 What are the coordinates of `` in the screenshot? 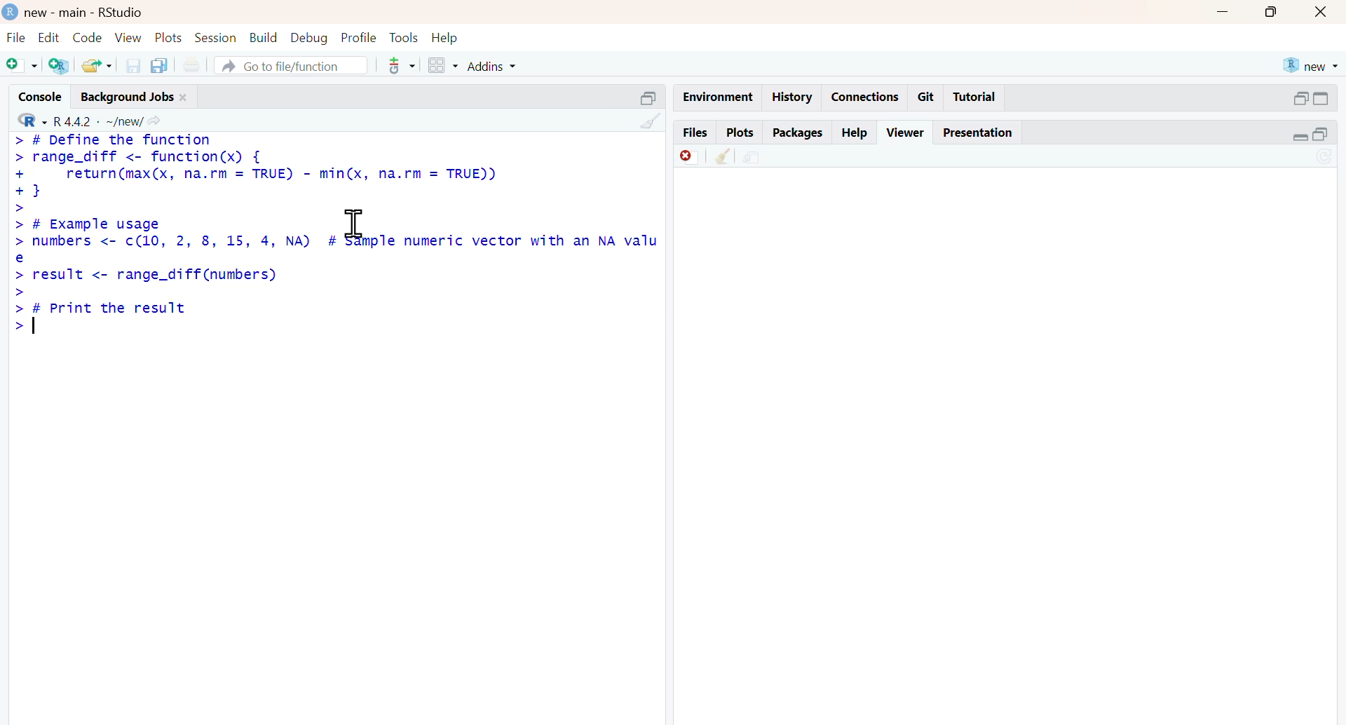 It's located at (649, 98).